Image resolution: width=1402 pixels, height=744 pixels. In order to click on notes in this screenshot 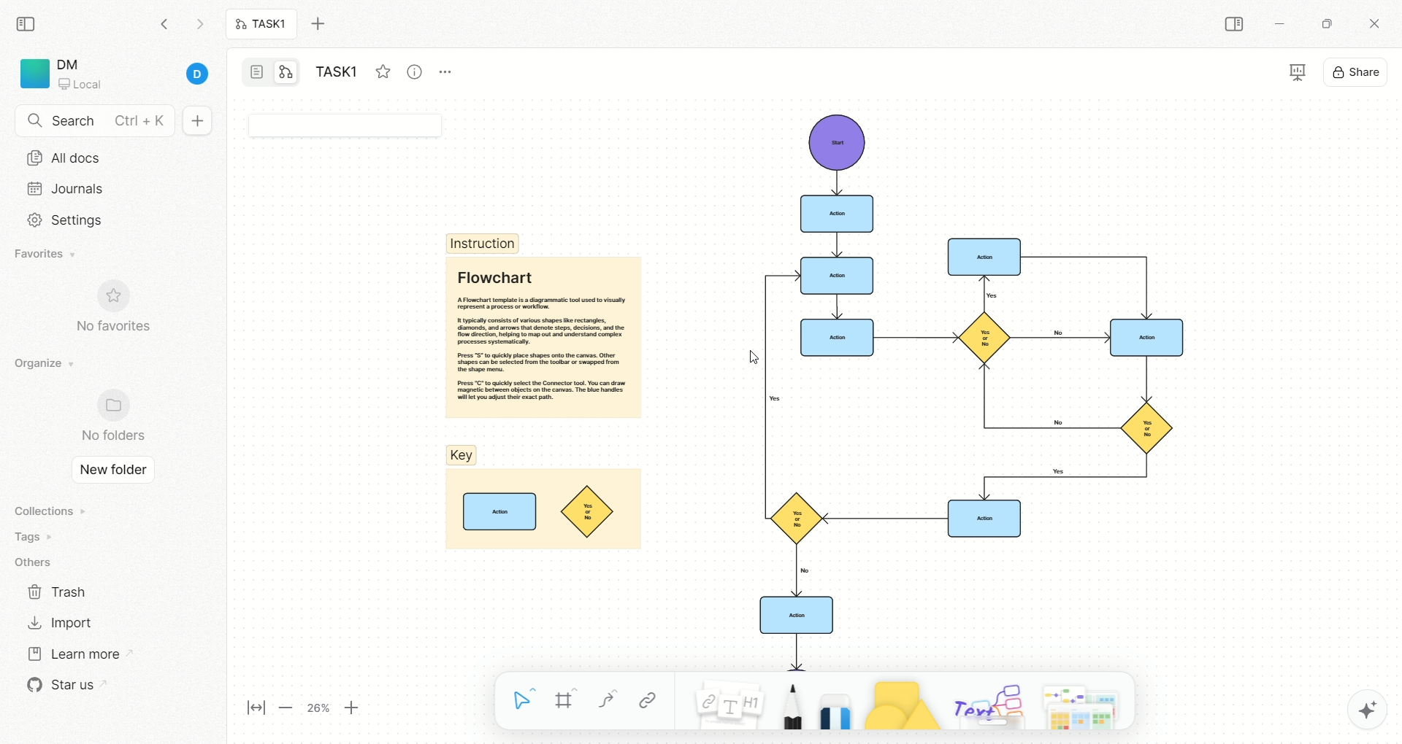, I will do `click(721, 700)`.